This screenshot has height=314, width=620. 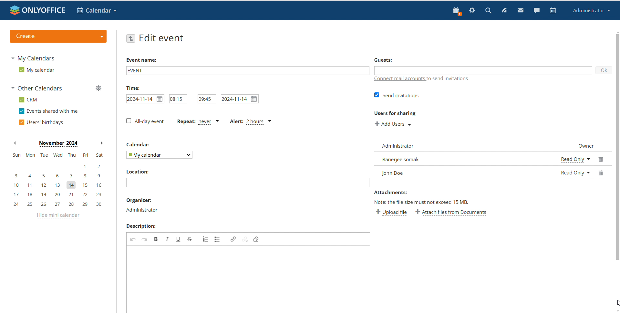 What do you see at coordinates (233, 239) in the screenshot?
I see `link` at bounding box center [233, 239].